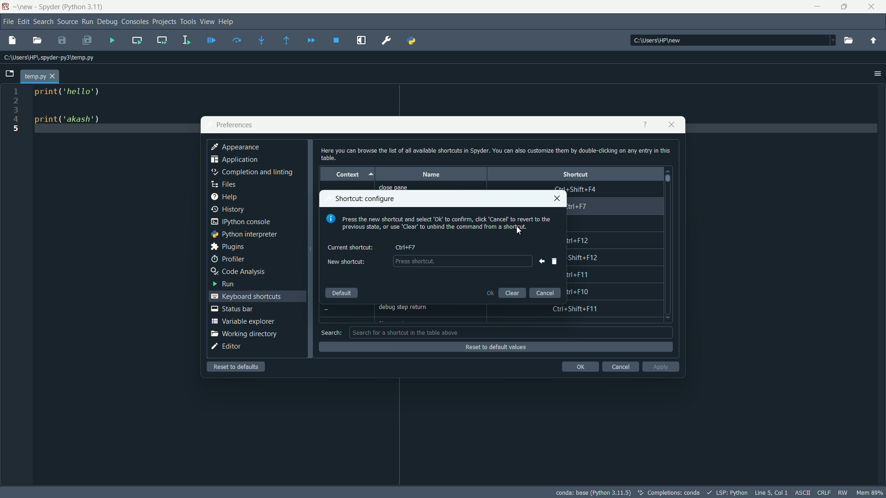 The image size is (886, 498). I want to click on debug file, so click(211, 41).